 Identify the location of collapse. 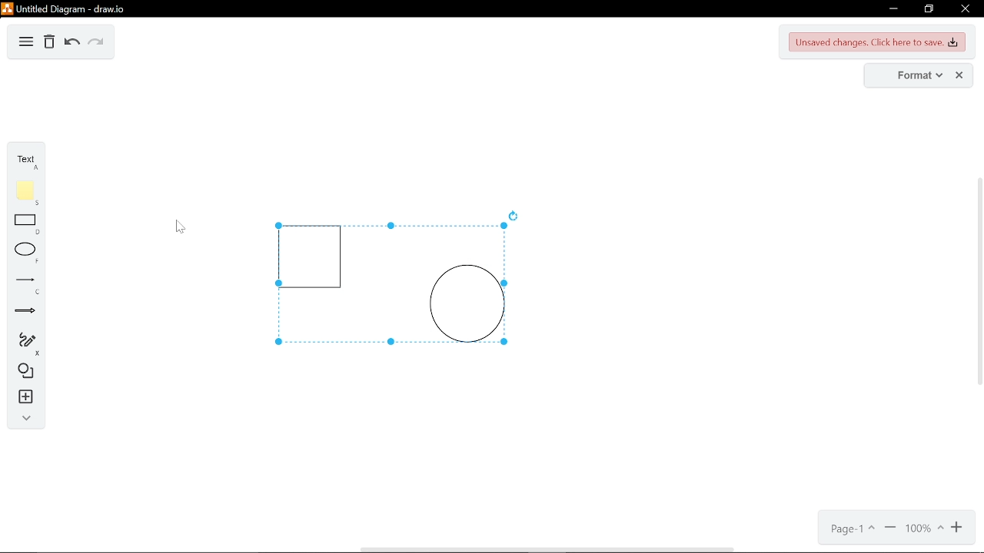
(22, 418).